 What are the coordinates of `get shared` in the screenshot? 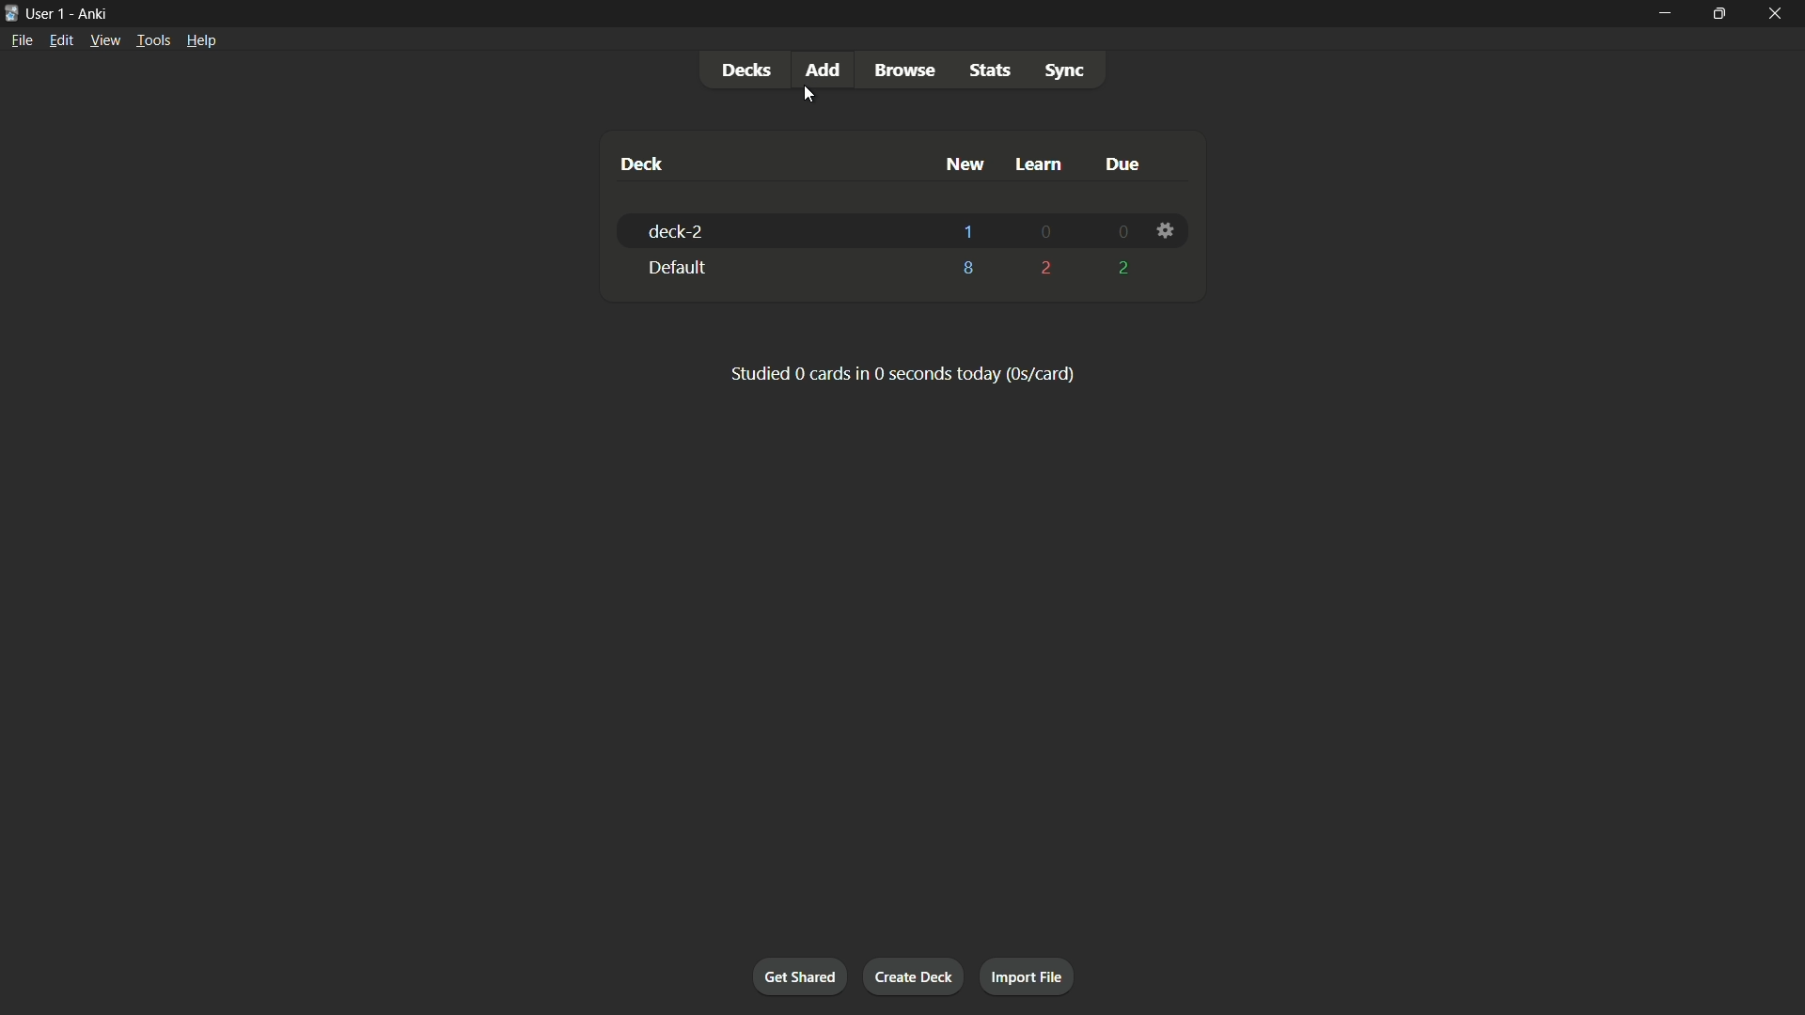 It's located at (802, 976).